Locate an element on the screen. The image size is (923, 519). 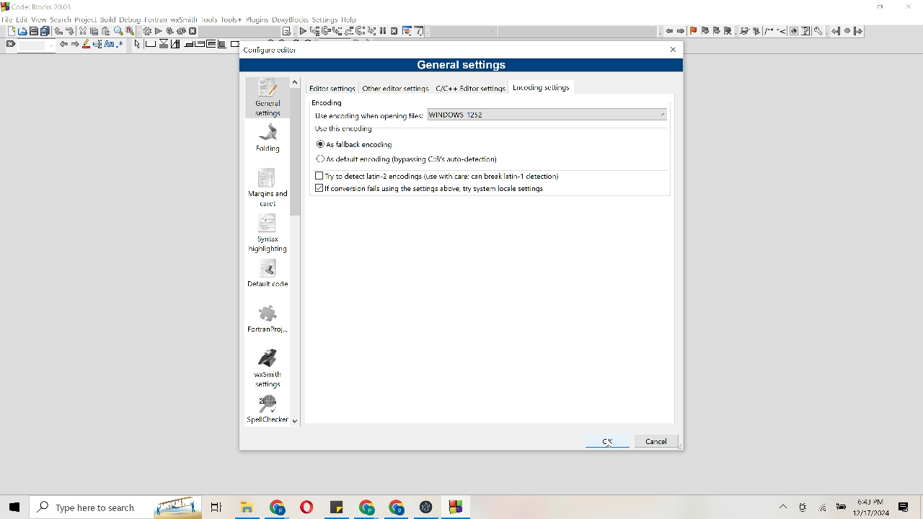
Encoding settings is located at coordinates (544, 86).